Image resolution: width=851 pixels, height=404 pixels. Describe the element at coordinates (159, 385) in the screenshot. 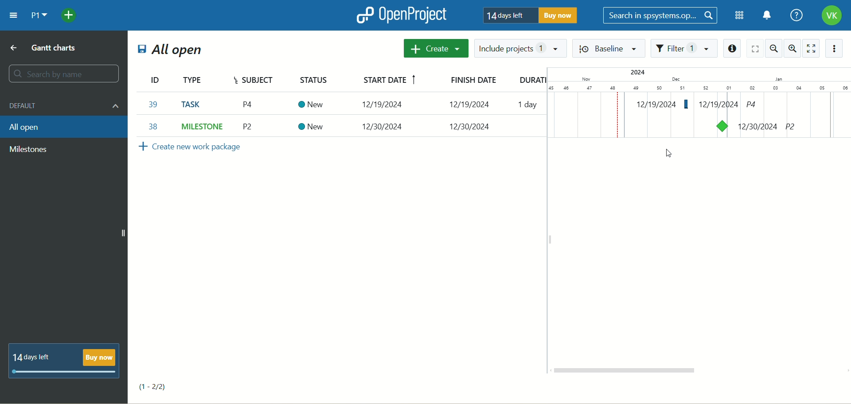

I see `(1-2/2)` at that location.